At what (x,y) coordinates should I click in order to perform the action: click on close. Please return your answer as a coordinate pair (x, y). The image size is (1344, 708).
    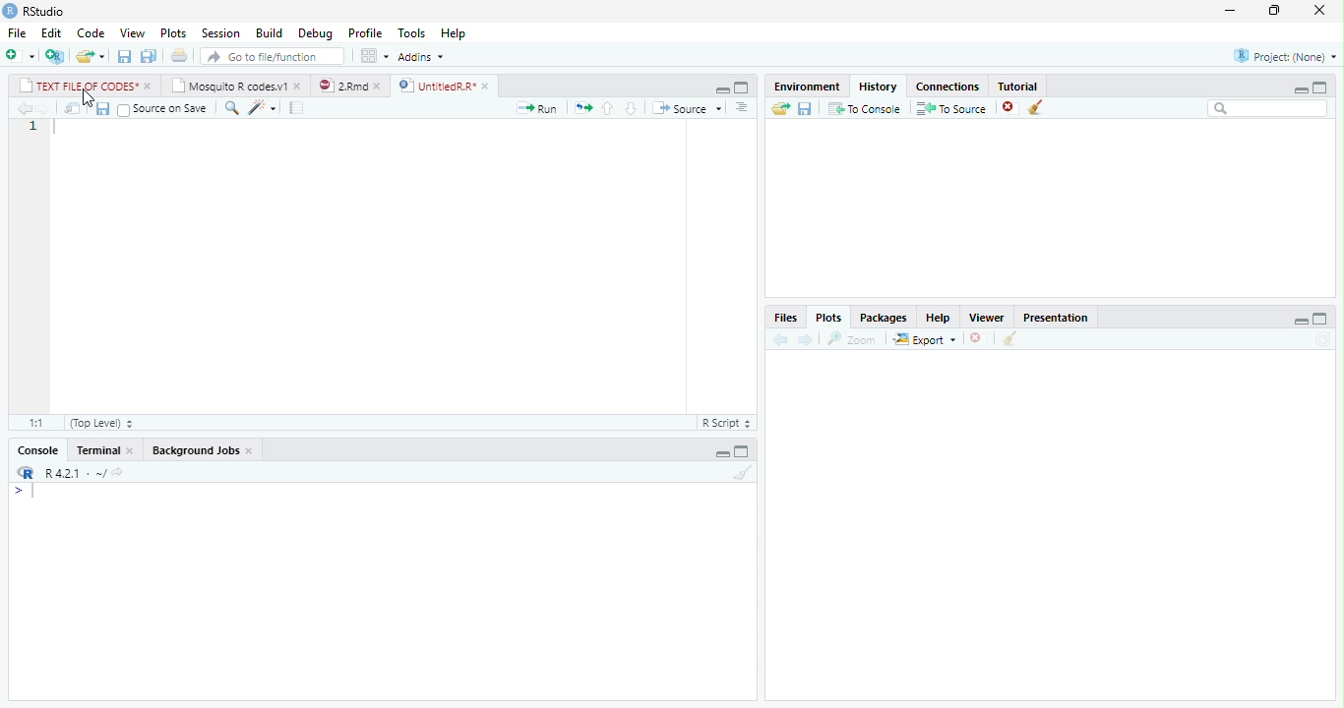
    Looking at the image, I should click on (252, 451).